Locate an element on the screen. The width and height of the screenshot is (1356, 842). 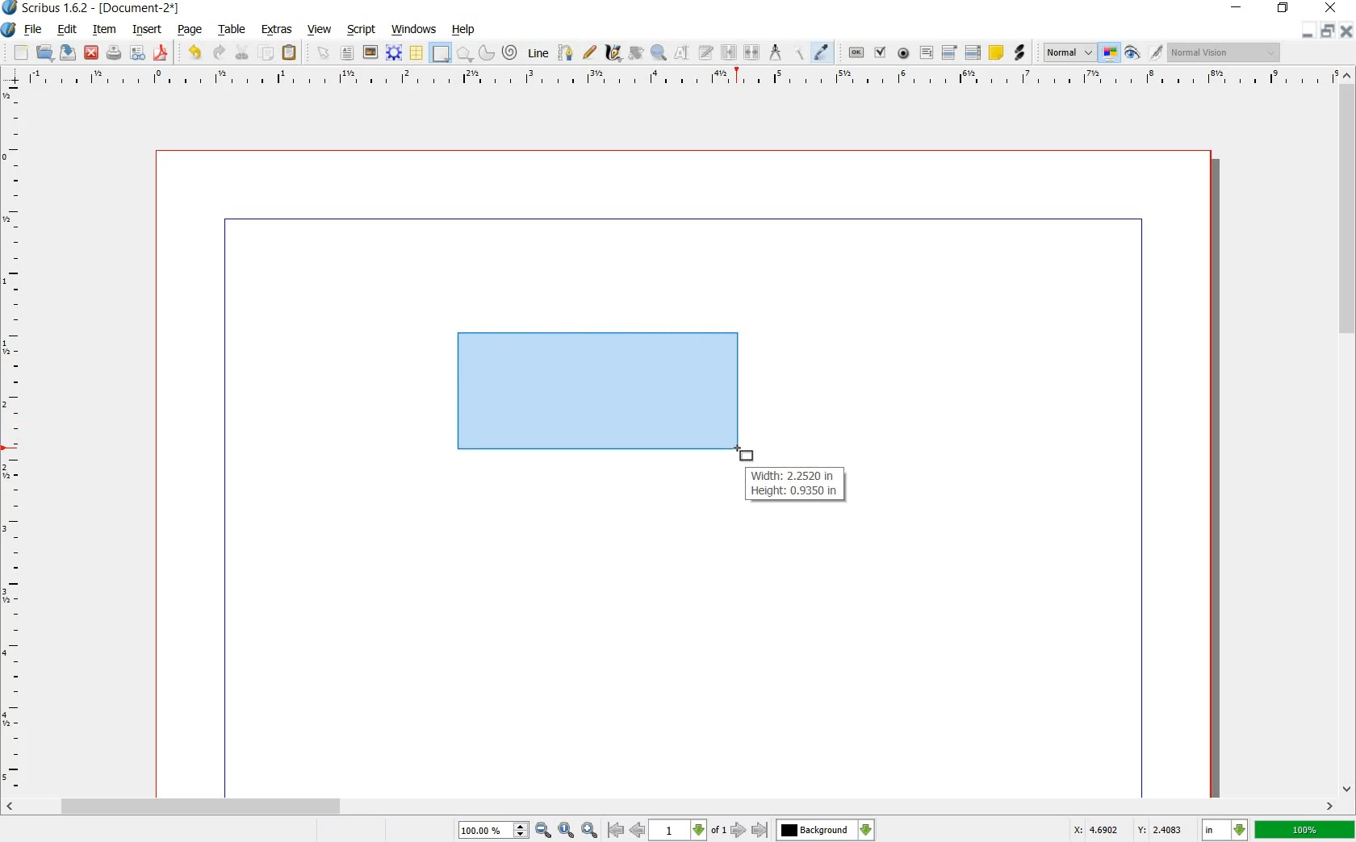
RENDER FRAME is located at coordinates (393, 53).